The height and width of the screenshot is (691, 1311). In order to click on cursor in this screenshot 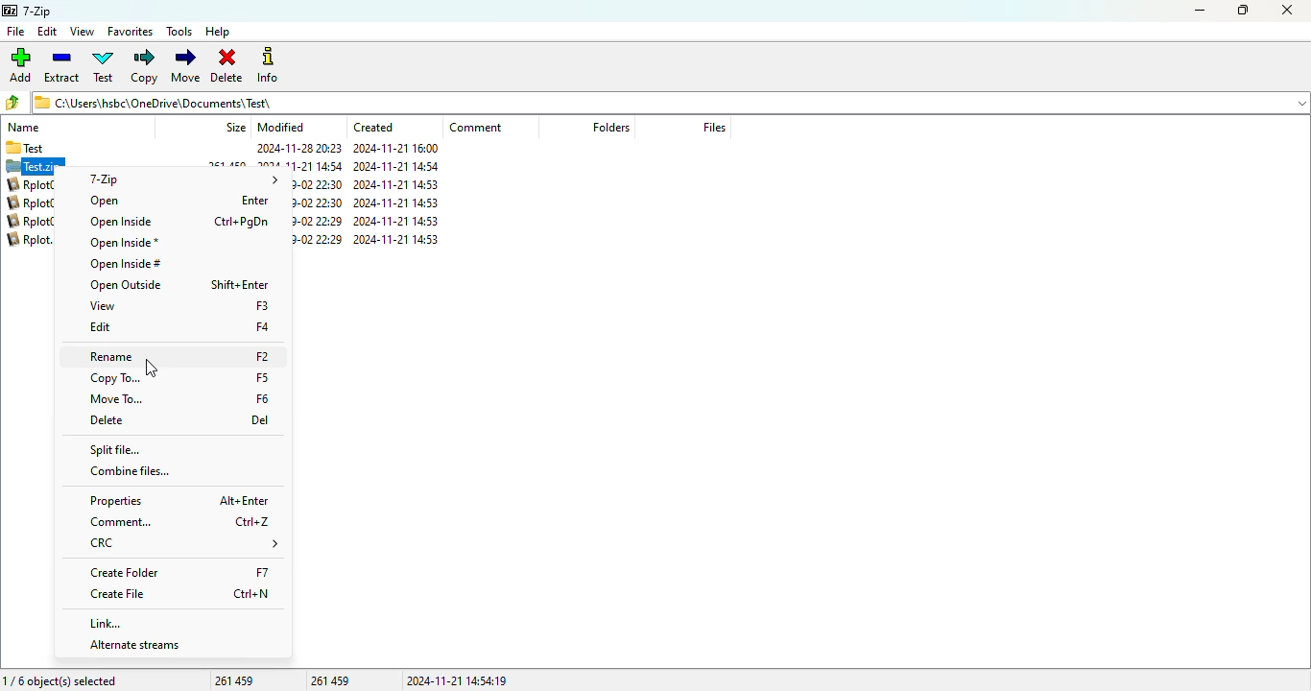, I will do `click(151, 369)`.